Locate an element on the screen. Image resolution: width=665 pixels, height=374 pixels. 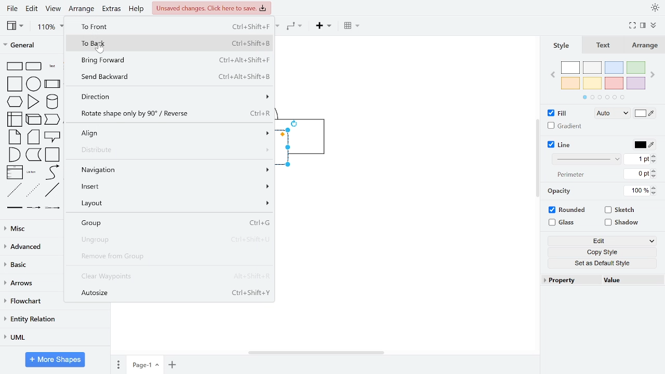
pages is located at coordinates (118, 363).